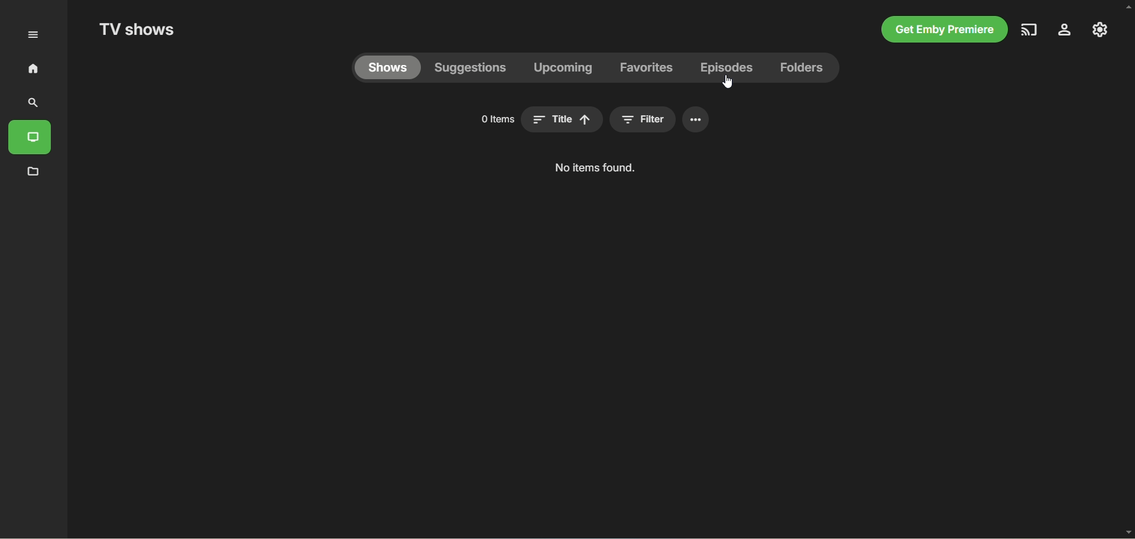 Image resolution: width=1135 pixels, height=539 pixels. I want to click on TV shows, so click(30, 138).